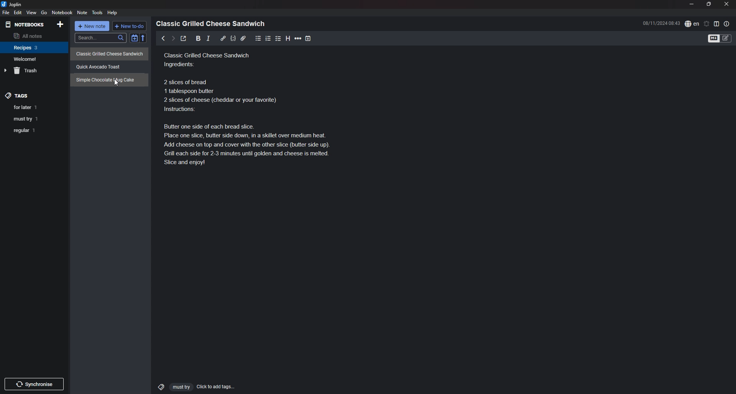 The width and height of the screenshot is (736, 394). Describe the element at coordinates (35, 119) in the screenshot. I see `must try` at that location.